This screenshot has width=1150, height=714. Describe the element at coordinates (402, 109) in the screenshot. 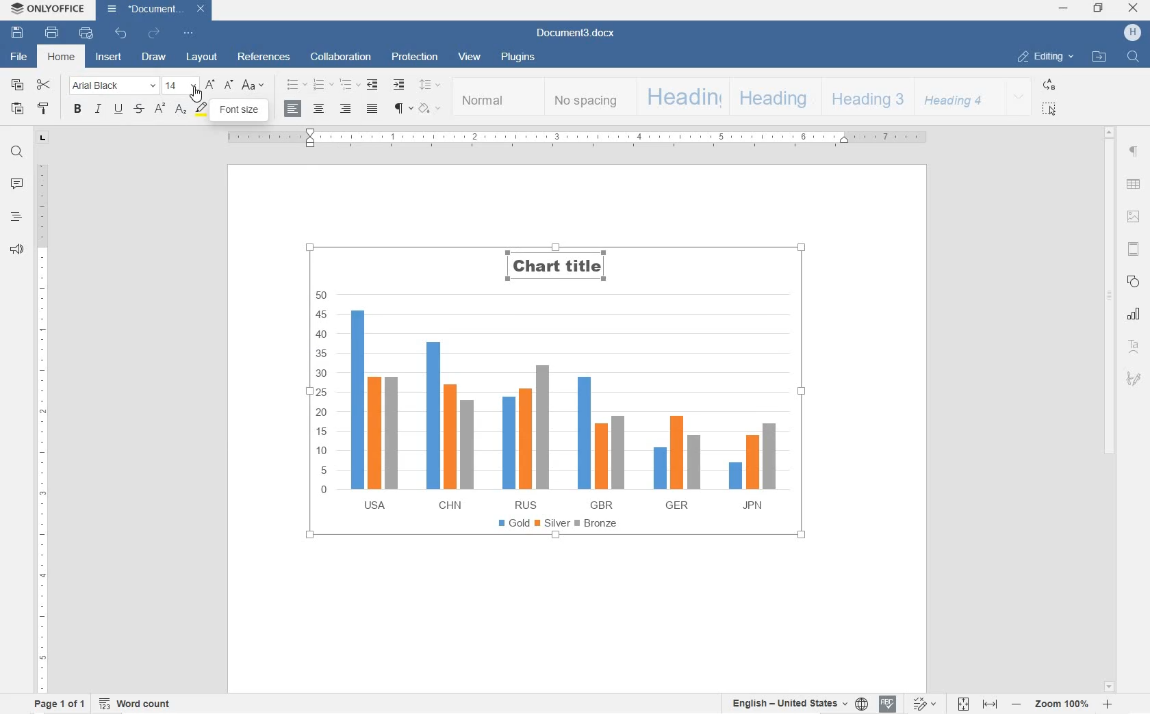

I see `NON PRINTING CHARACTERS` at that location.